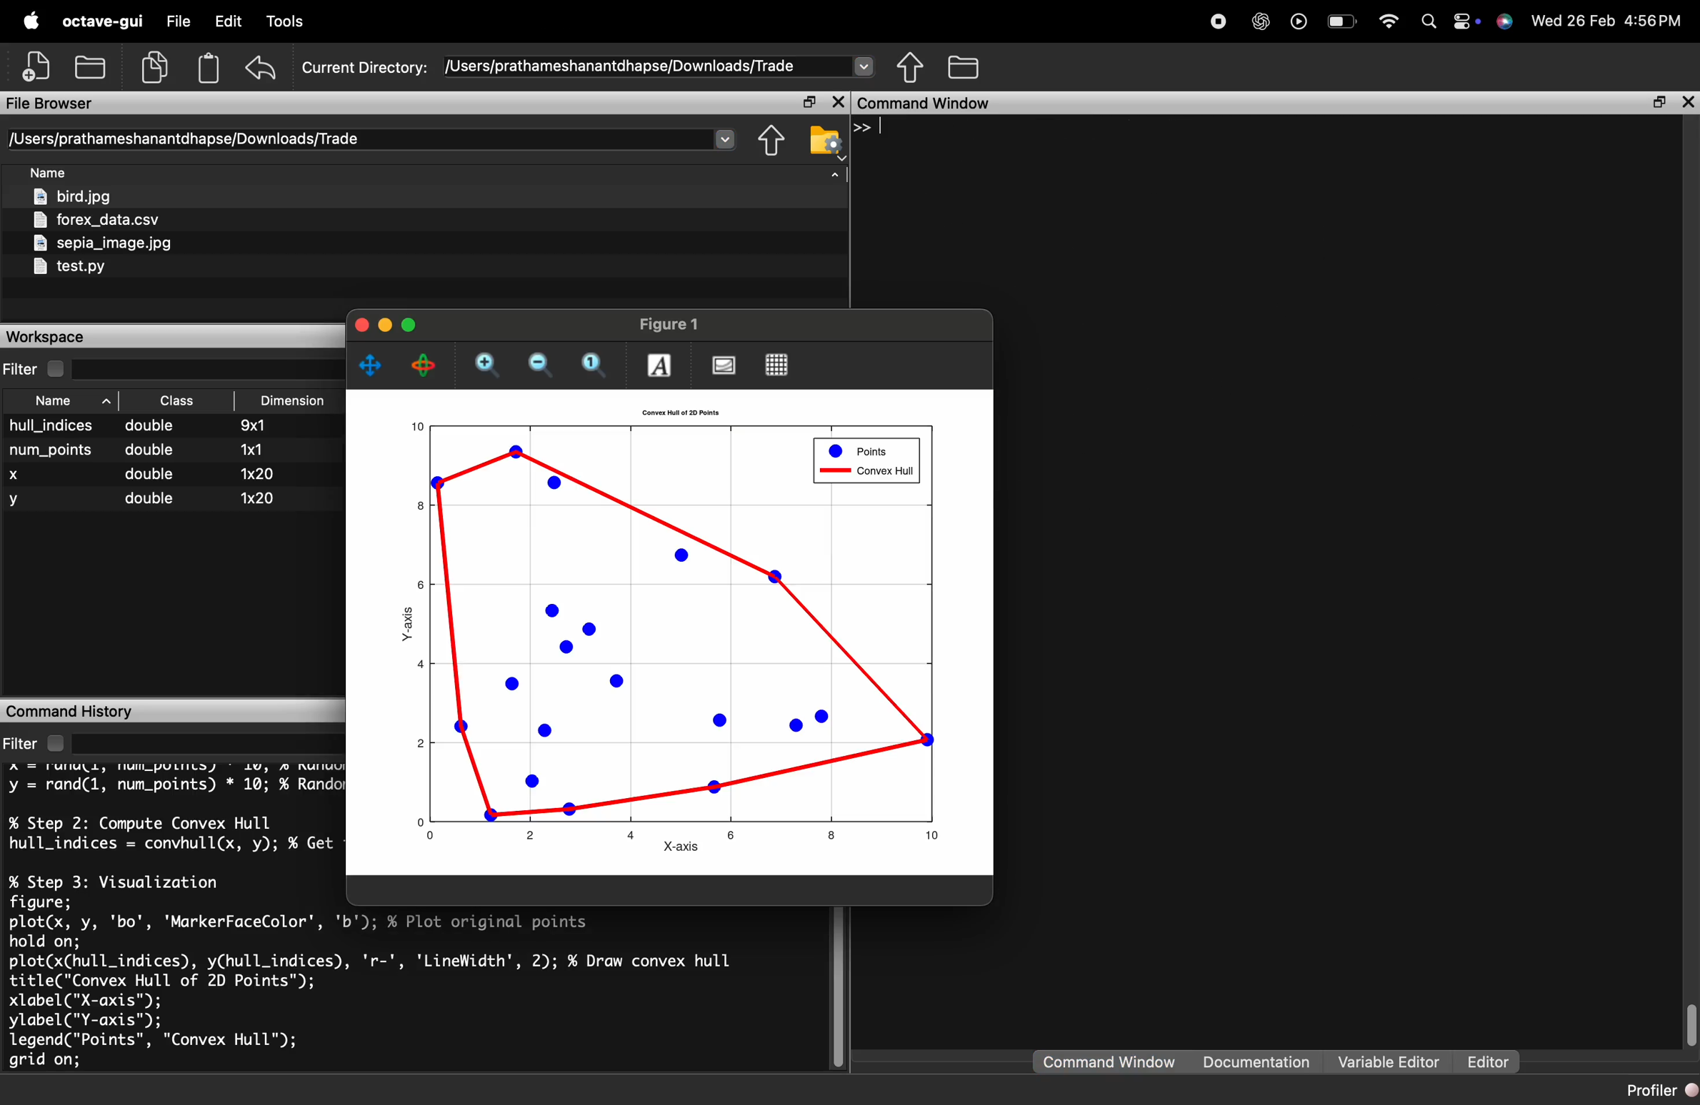  Describe the element at coordinates (424, 20) in the screenshot. I see `Window` at that location.